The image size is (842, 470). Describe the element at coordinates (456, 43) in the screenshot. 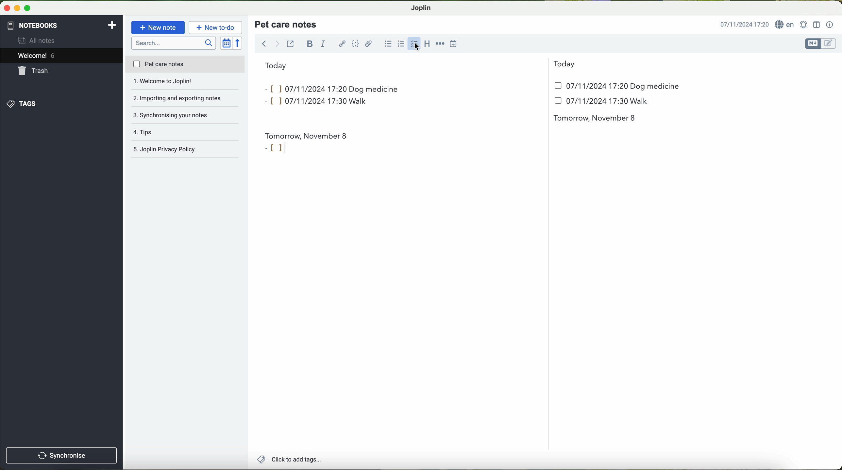

I see `insert time` at that location.